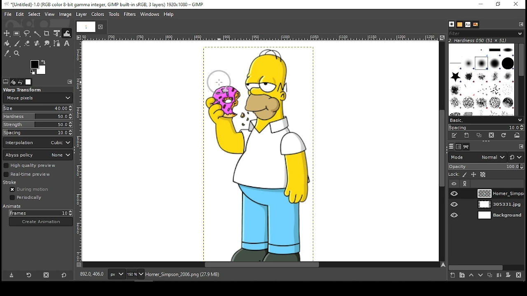 This screenshot has width=527, height=296. I want to click on layer 2, so click(500, 205).